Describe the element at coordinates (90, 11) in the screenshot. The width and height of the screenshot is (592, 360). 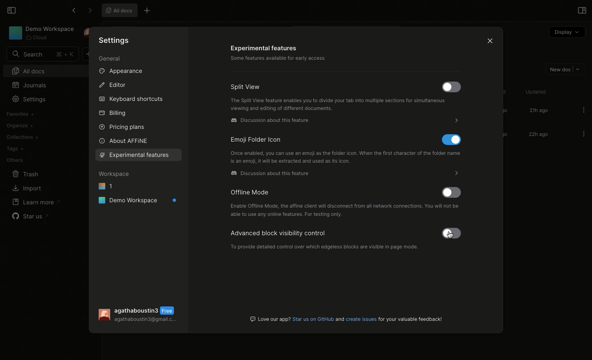
I see `Forward` at that location.